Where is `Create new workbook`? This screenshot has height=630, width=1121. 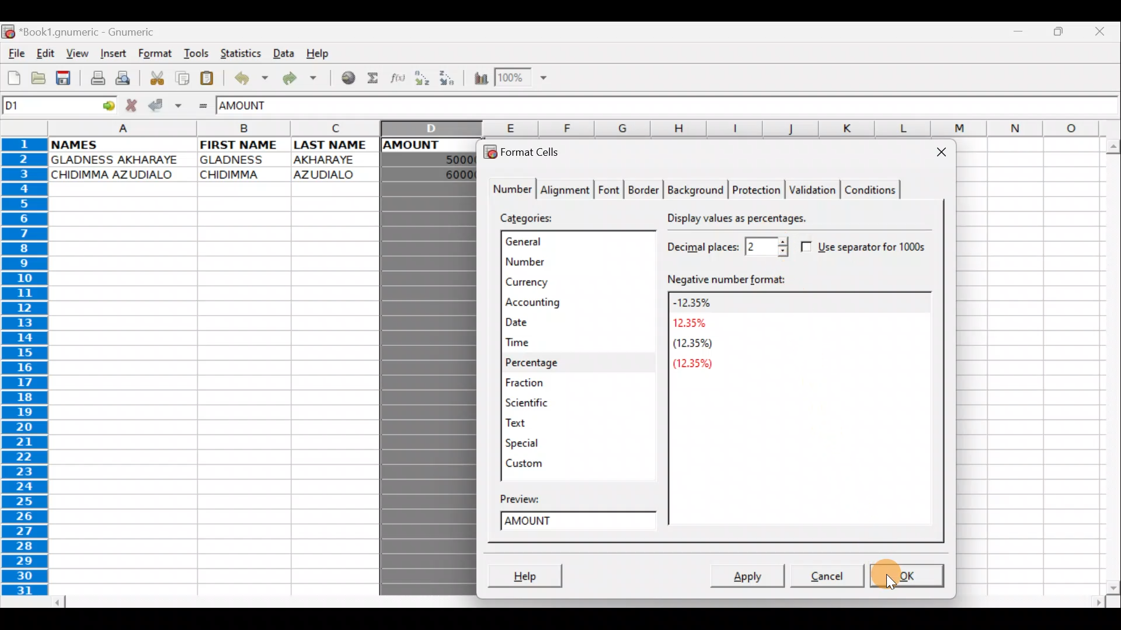
Create new workbook is located at coordinates (13, 78).